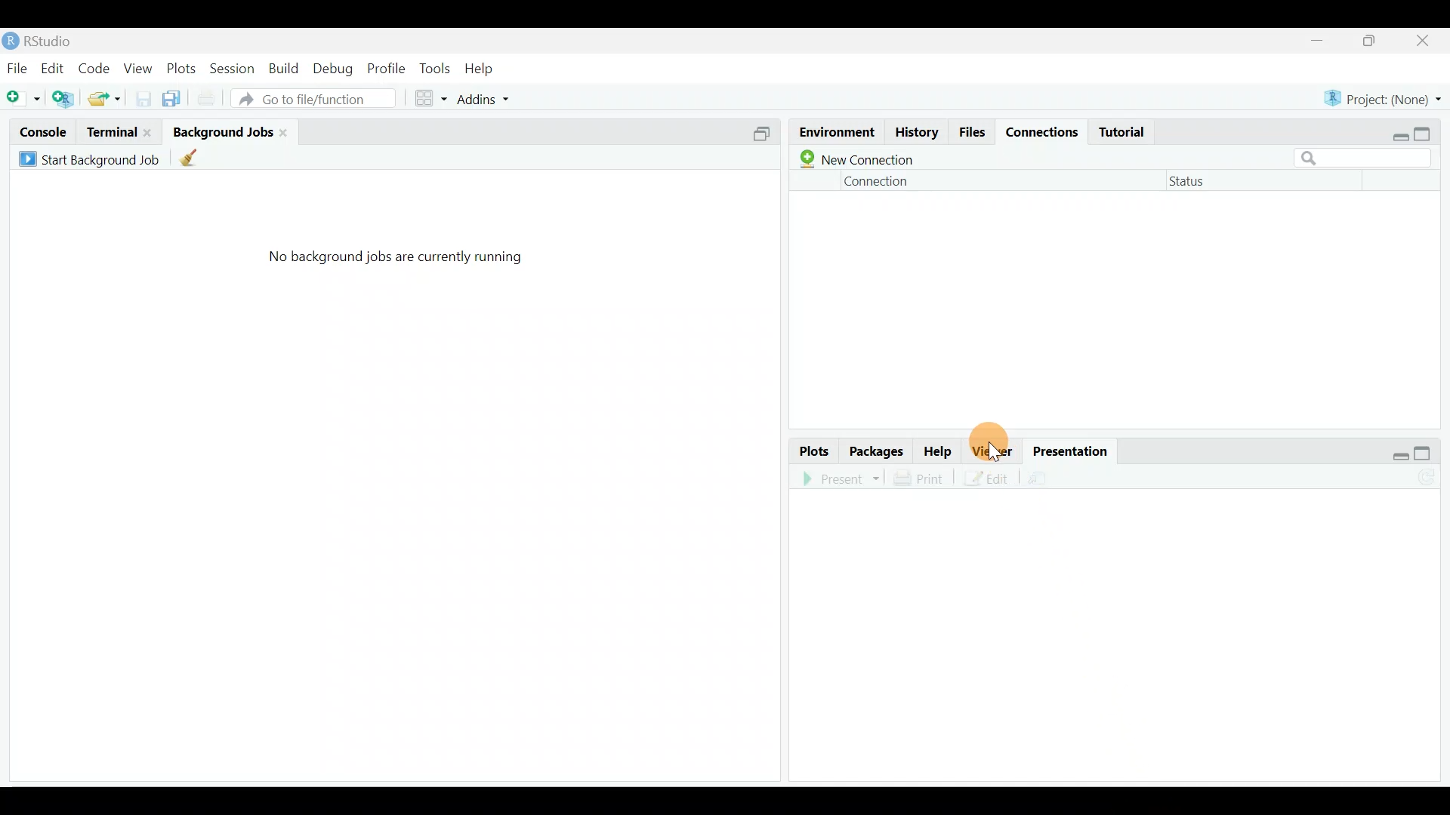 Image resolution: width=1450 pixels, height=815 pixels. What do you see at coordinates (939, 452) in the screenshot?
I see `Help` at bounding box center [939, 452].